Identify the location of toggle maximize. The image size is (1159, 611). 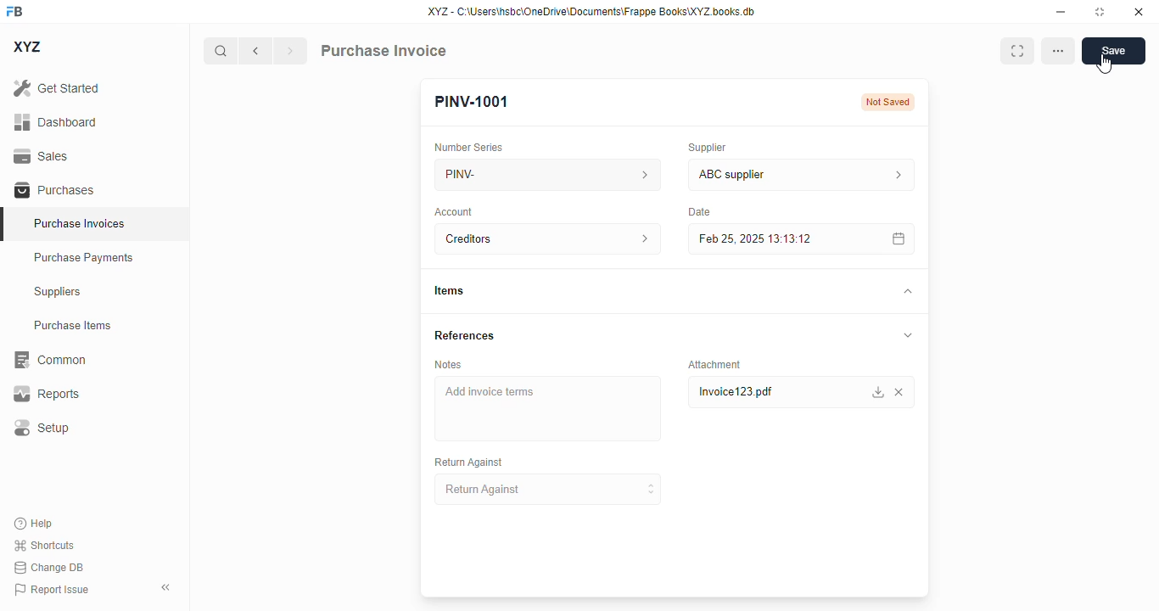
(1099, 11).